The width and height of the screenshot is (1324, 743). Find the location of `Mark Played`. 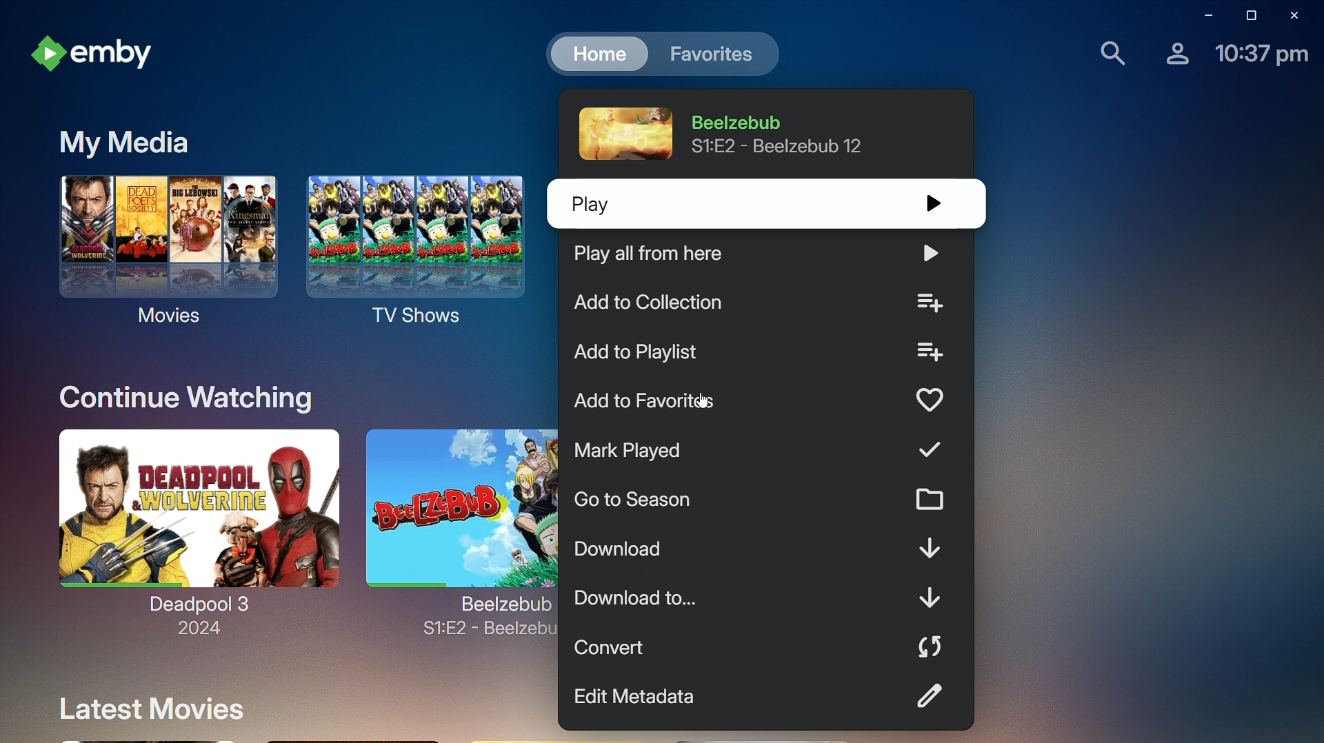

Mark Played is located at coordinates (764, 450).